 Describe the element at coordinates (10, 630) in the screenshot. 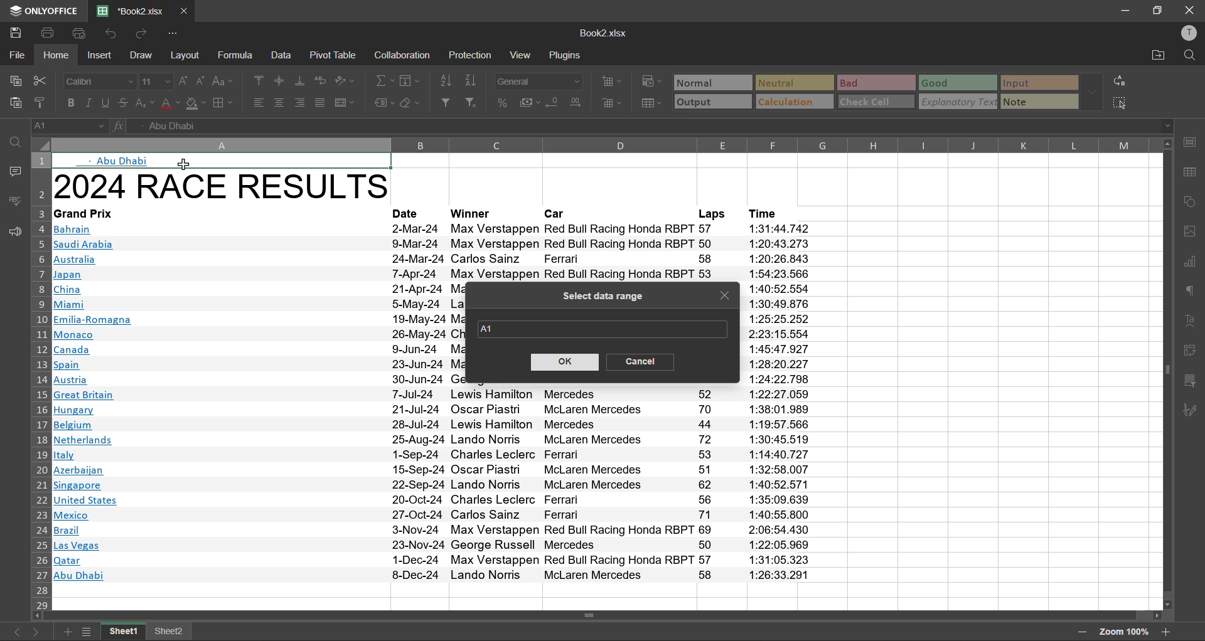

I see `previous` at that location.